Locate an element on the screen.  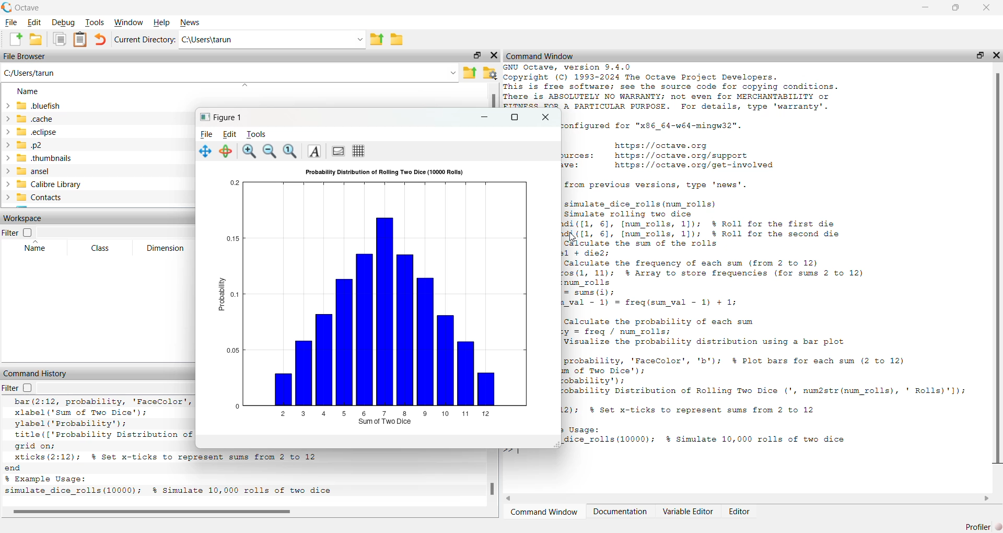
portrait is located at coordinates (340, 152).